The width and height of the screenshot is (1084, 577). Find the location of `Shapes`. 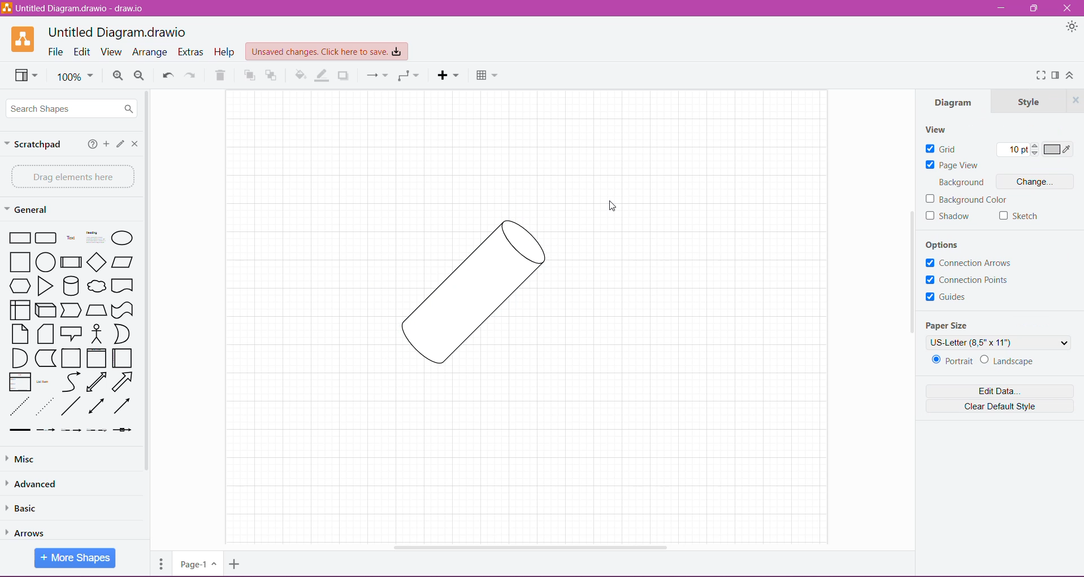

Shapes is located at coordinates (69, 330).